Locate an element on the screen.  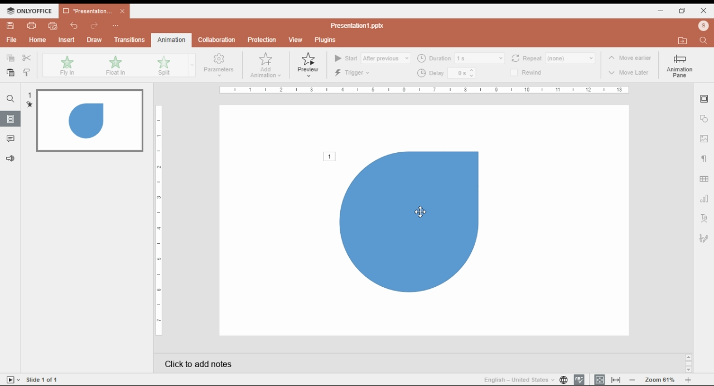
animation pane is located at coordinates (679, 66).